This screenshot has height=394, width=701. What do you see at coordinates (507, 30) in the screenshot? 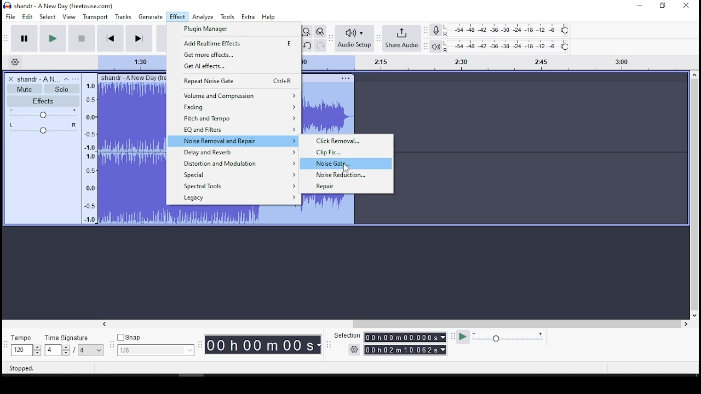
I see `recording level` at bounding box center [507, 30].